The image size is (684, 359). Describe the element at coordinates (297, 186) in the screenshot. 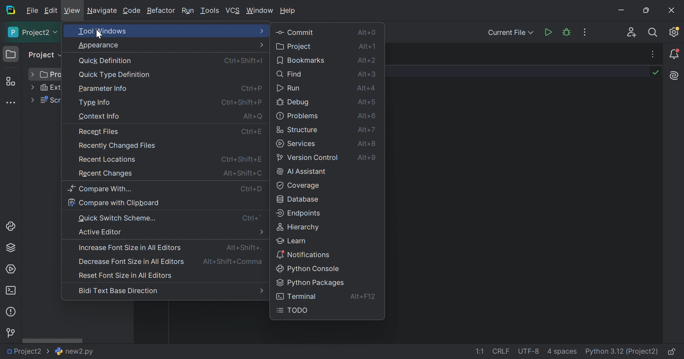

I see `Coverage` at that location.